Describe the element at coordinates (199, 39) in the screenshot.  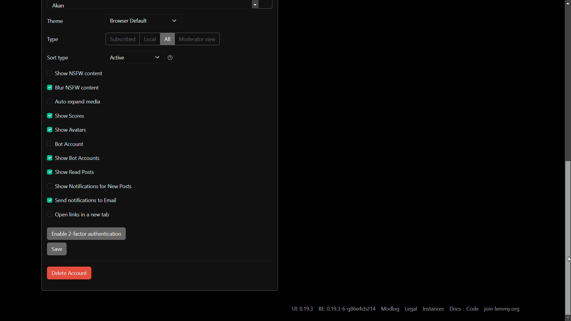
I see `moderator view` at that location.